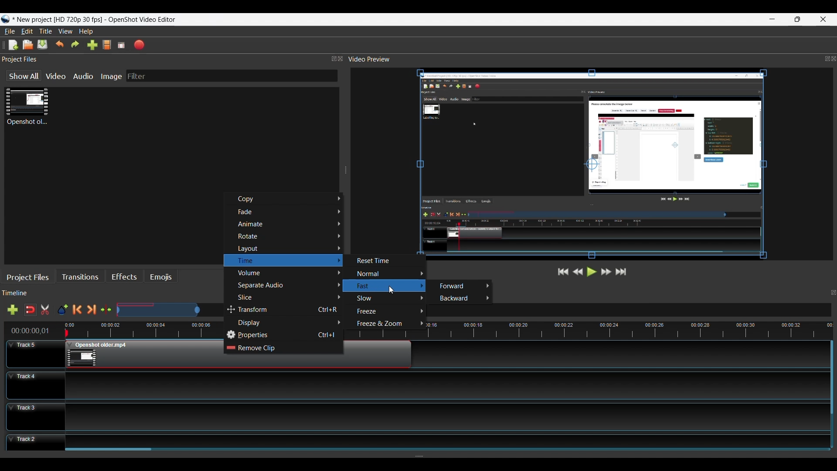 The height and width of the screenshot is (471, 837). I want to click on Display, so click(289, 323).